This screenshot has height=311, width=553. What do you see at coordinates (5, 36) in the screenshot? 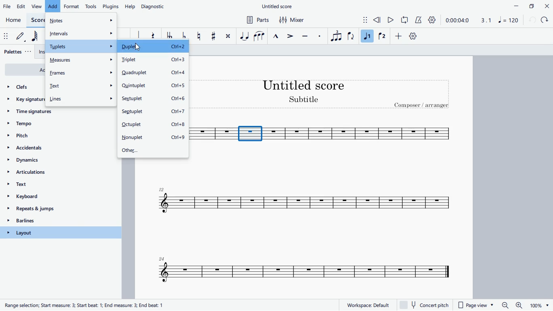
I see `move` at bounding box center [5, 36].